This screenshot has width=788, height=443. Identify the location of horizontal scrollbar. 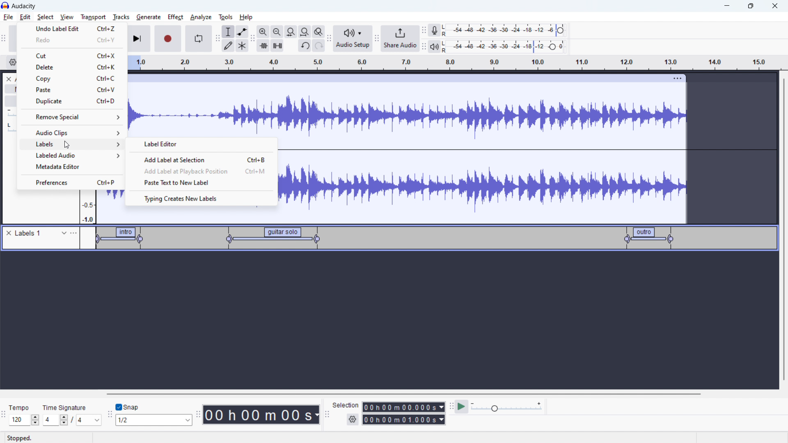
(405, 394).